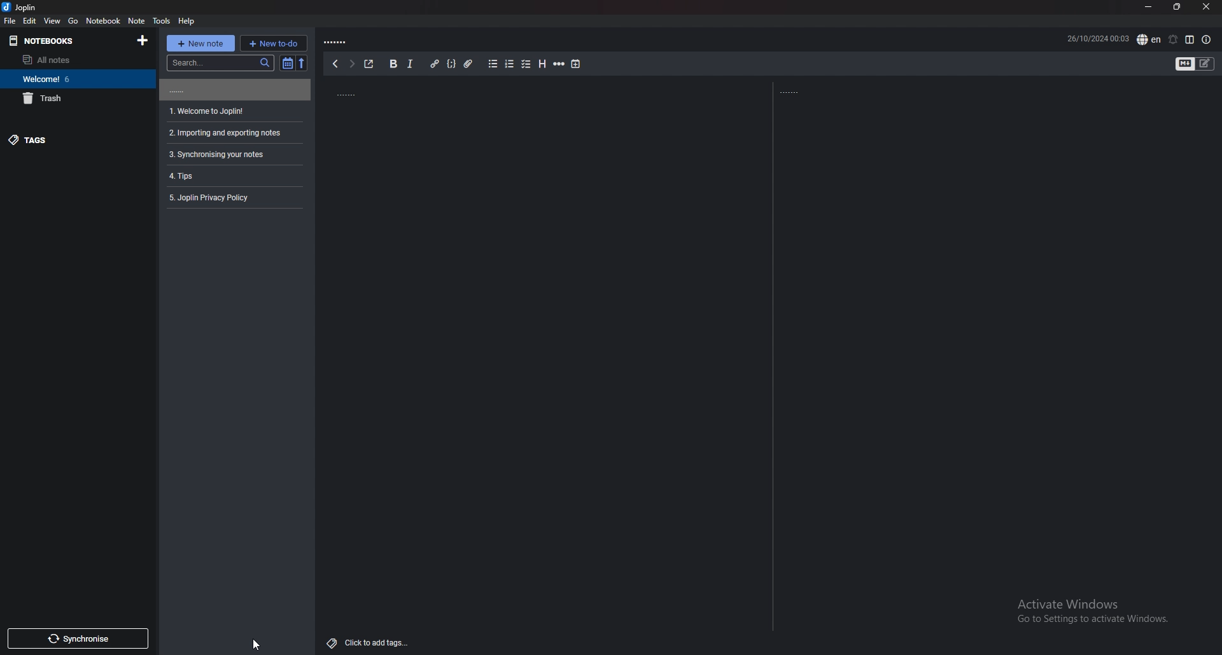 This screenshot has width=1222, height=655. I want to click on reverse sort order, so click(304, 64).